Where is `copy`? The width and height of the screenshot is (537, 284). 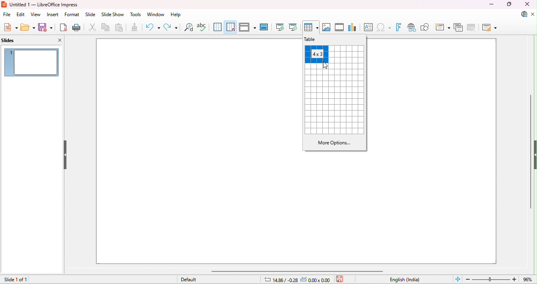
copy is located at coordinates (106, 28).